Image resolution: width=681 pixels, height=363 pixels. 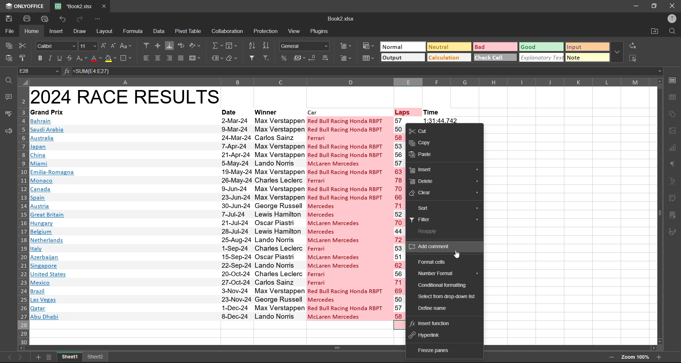 What do you see at coordinates (82, 32) in the screenshot?
I see `draw` at bounding box center [82, 32].